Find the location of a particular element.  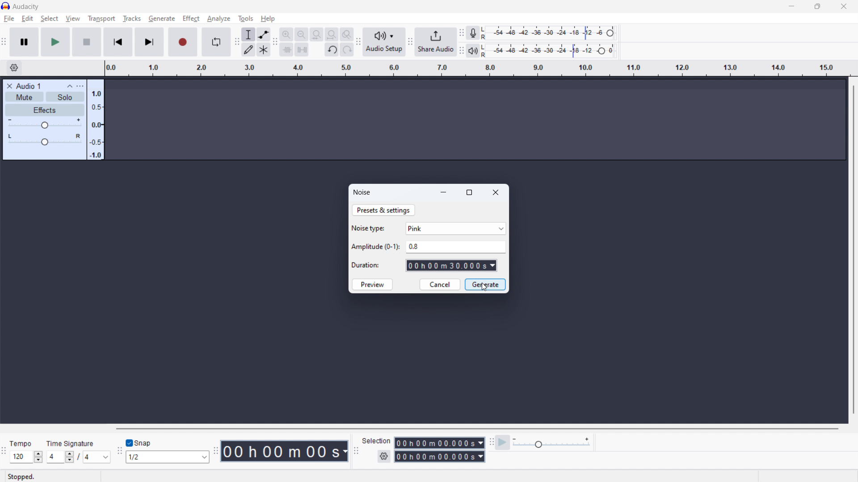

select snapping is located at coordinates (168, 457).